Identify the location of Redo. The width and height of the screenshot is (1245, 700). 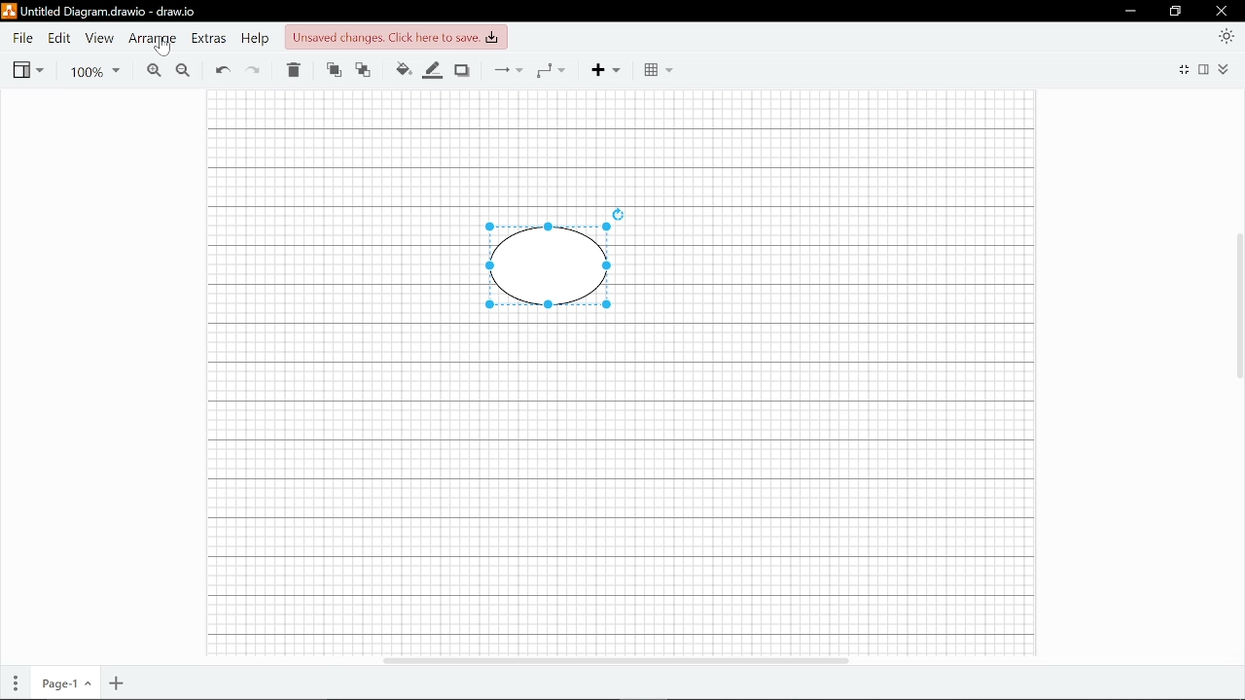
(254, 72).